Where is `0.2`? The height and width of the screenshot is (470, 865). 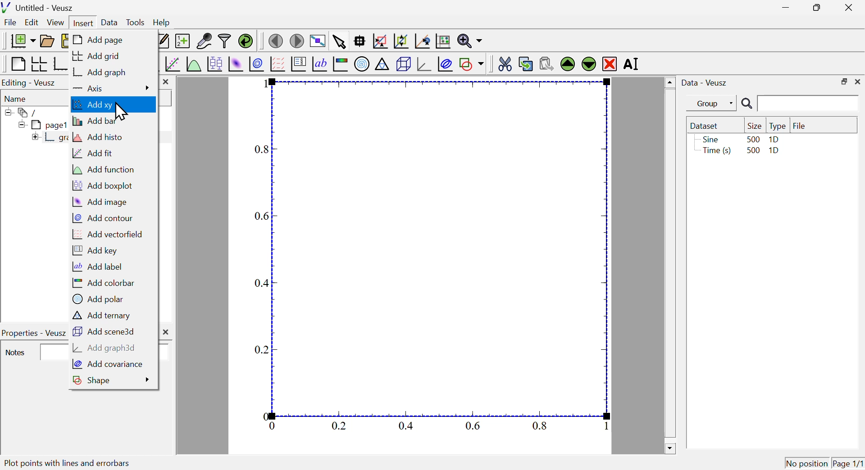
0.2 is located at coordinates (339, 426).